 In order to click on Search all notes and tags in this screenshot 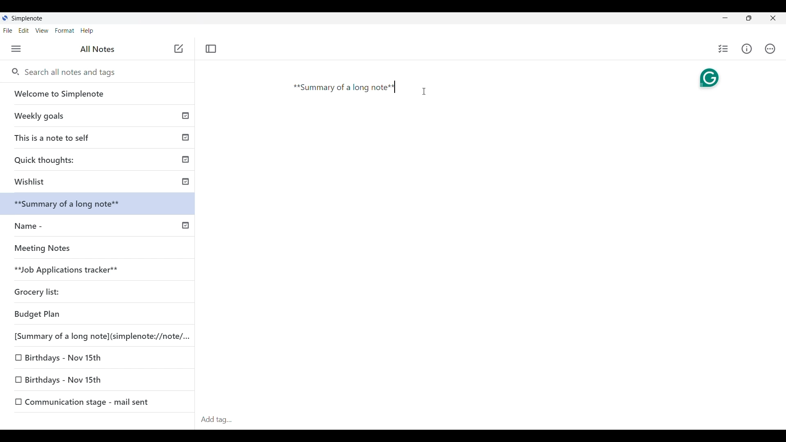, I will do `click(74, 72)`.